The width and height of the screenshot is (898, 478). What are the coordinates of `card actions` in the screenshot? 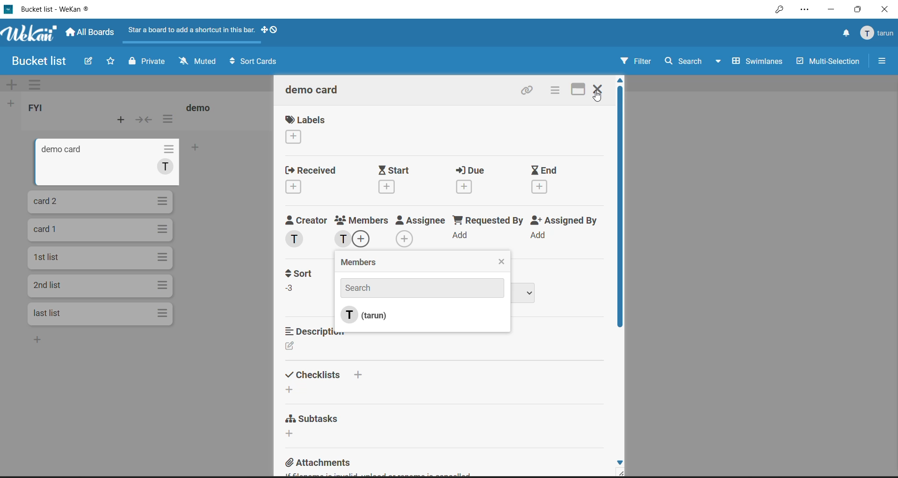 It's located at (164, 258).